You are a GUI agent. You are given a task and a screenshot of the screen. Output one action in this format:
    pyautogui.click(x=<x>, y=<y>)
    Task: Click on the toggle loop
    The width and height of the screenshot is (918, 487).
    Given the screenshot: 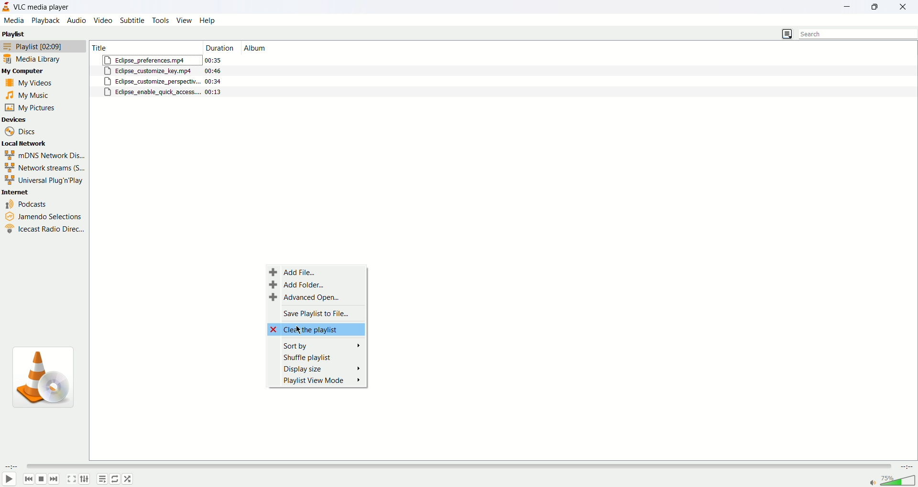 What is the action you would take?
    pyautogui.click(x=115, y=479)
    